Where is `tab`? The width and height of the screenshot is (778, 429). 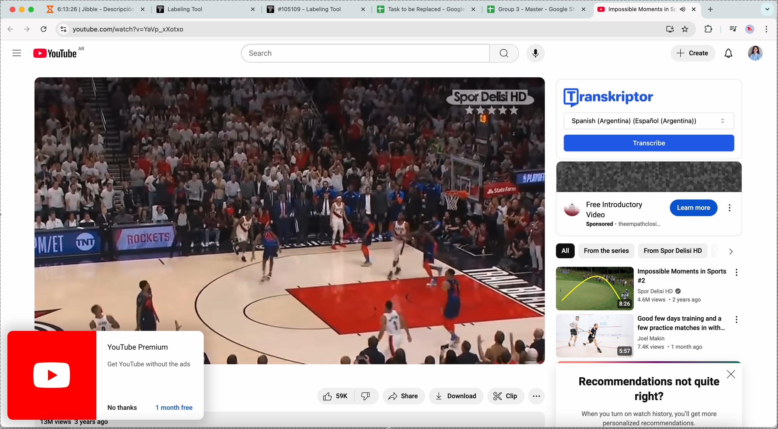
tab is located at coordinates (95, 9).